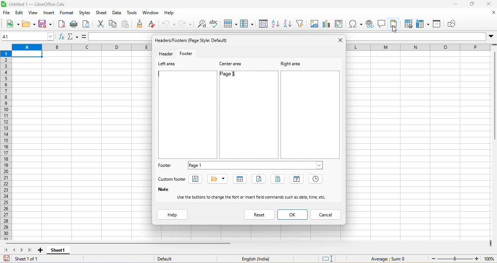 The image size is (497, 263). I want to click on show draw function, so click(454, 23).